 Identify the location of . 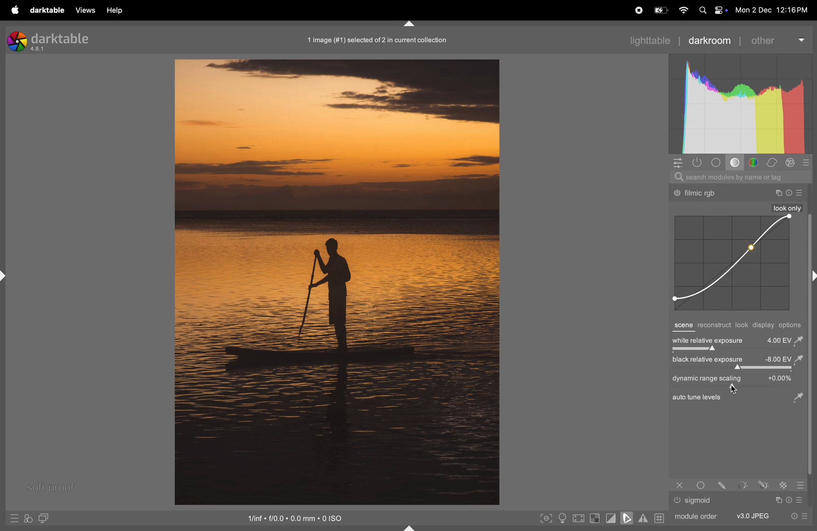
(696, 398).